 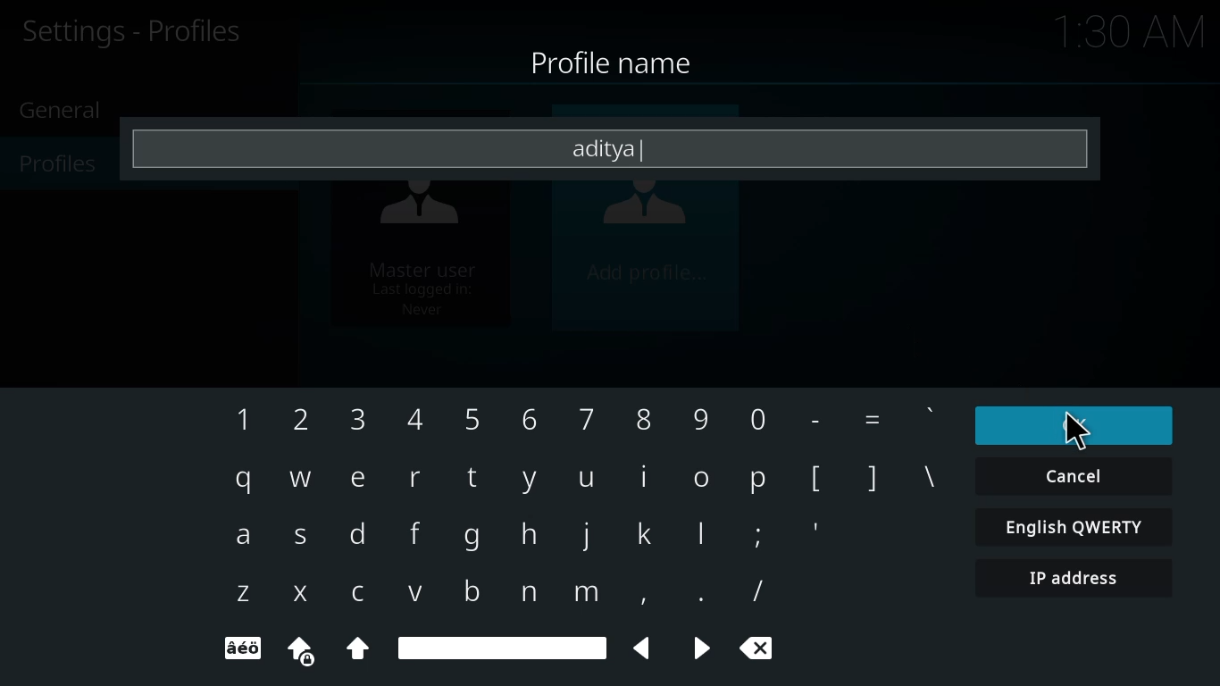 I want to click on spacebar, so click(x=497, y=651).